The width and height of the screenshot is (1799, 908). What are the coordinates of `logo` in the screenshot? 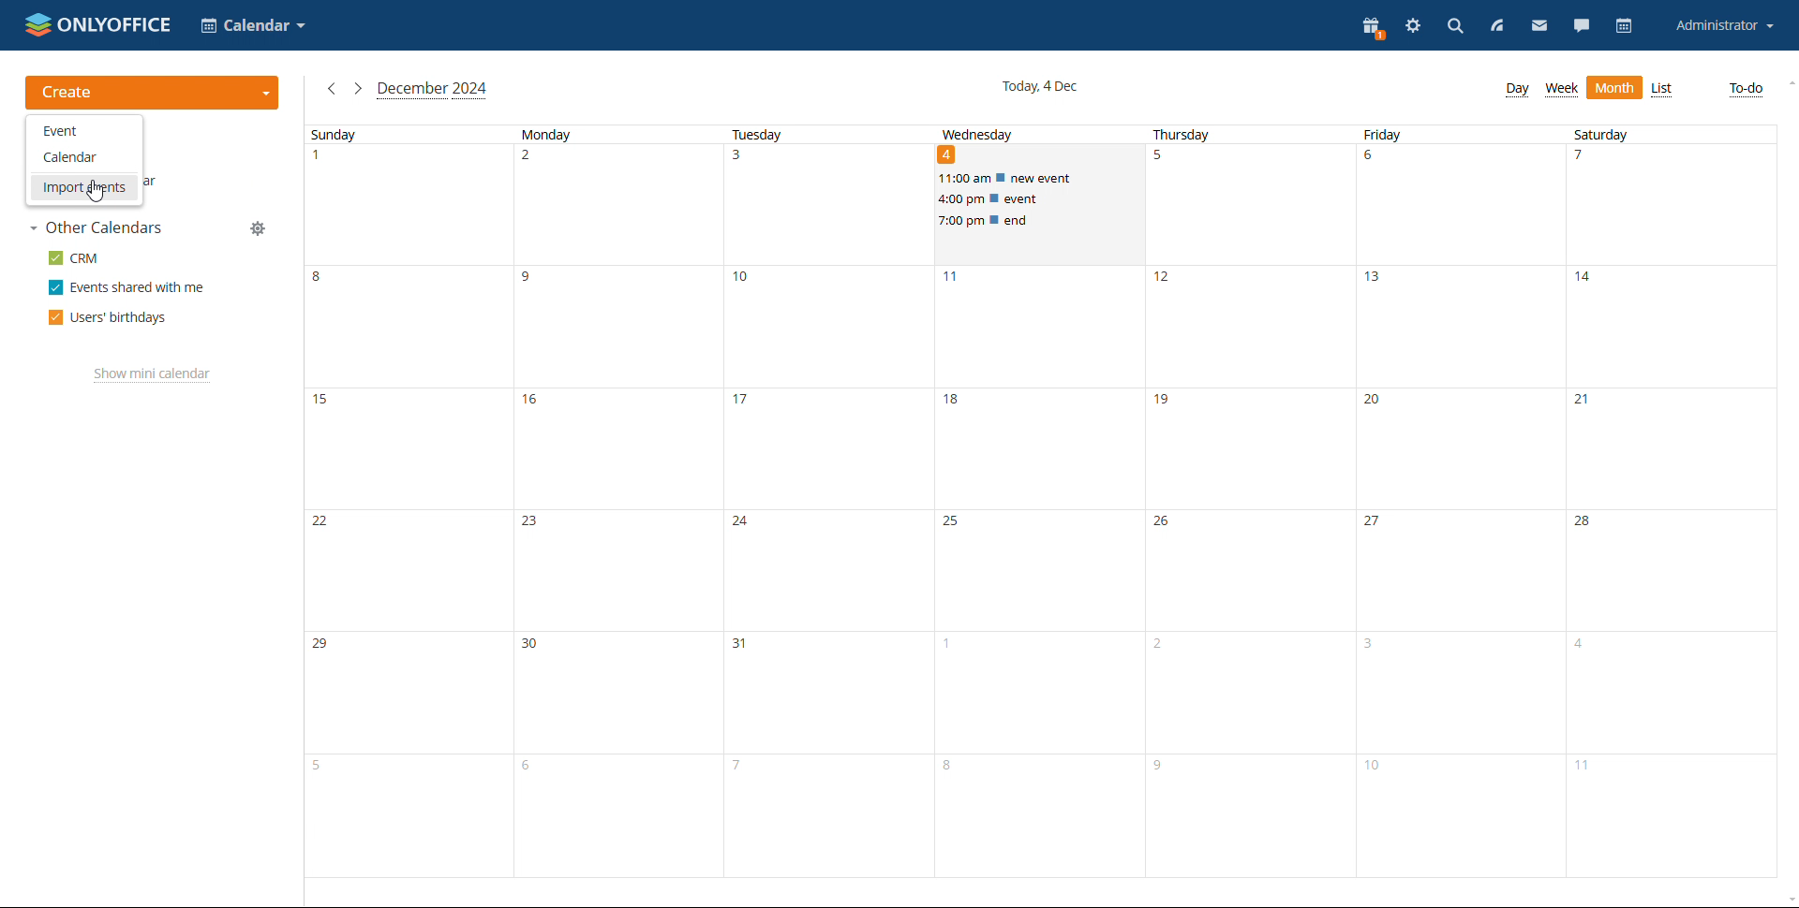 It's located at (96, 25).